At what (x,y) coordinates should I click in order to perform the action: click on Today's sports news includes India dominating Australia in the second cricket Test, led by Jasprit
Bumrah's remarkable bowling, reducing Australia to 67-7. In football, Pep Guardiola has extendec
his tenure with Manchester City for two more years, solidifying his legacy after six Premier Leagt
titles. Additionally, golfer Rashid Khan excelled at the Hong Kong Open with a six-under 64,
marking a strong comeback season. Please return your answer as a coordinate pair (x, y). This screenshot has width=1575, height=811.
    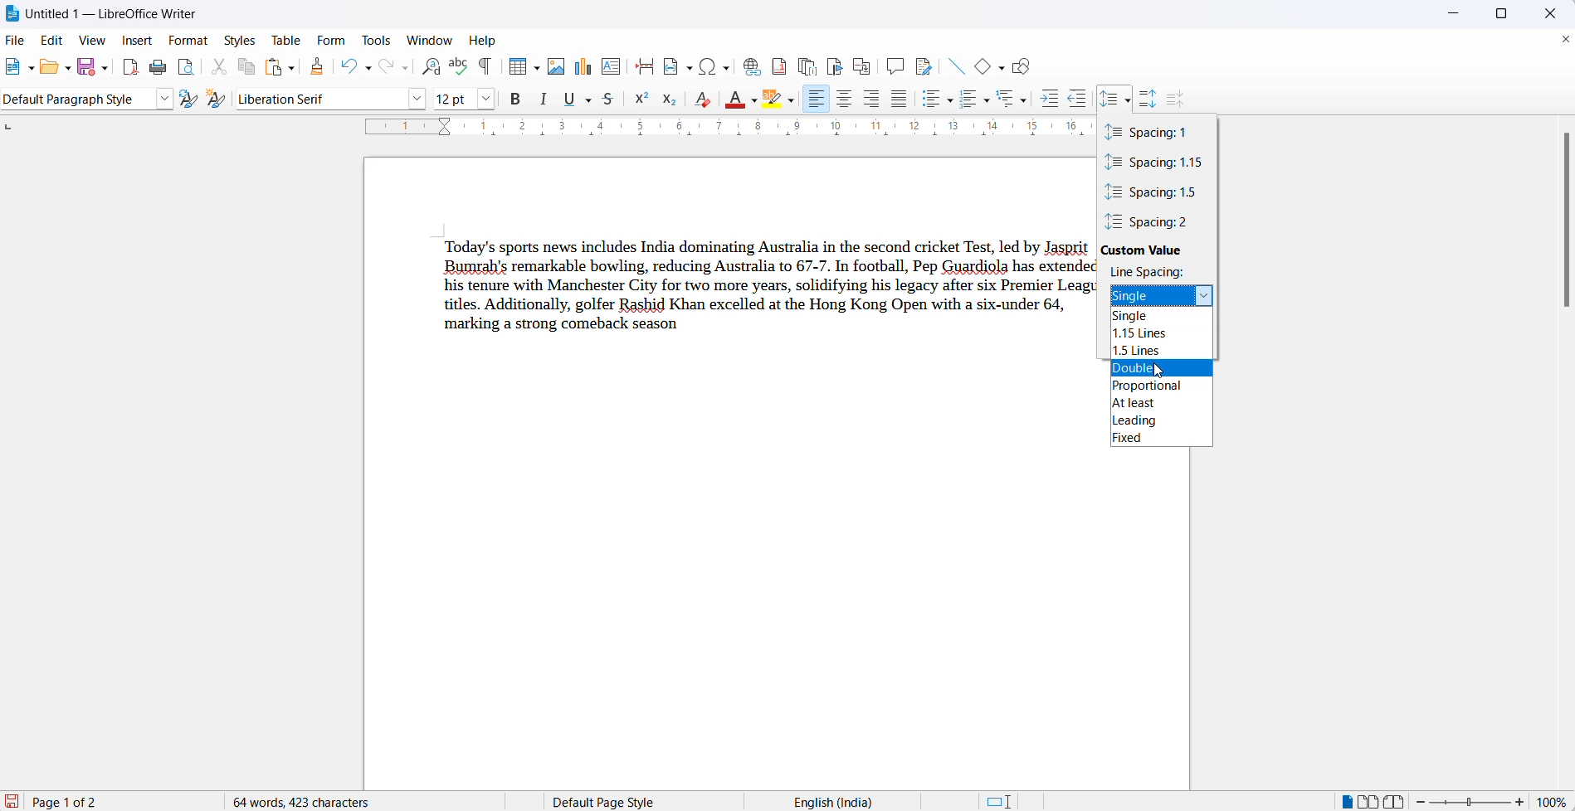
    Looking at the image, I should click on (754, 289).